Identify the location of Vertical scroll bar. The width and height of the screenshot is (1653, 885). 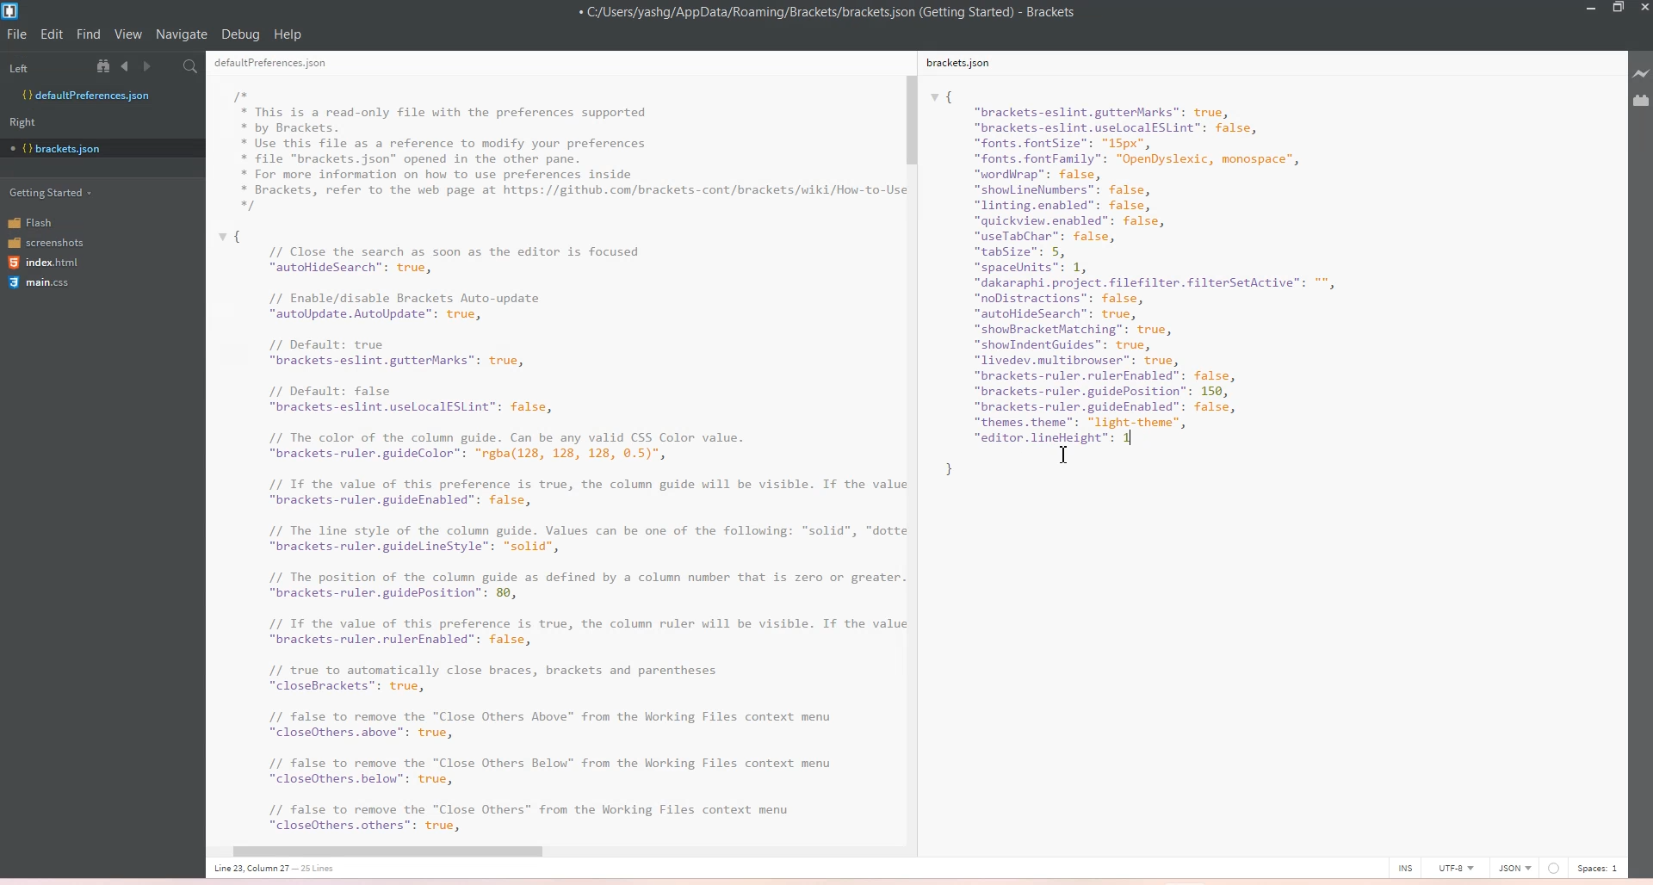
(910, 440).